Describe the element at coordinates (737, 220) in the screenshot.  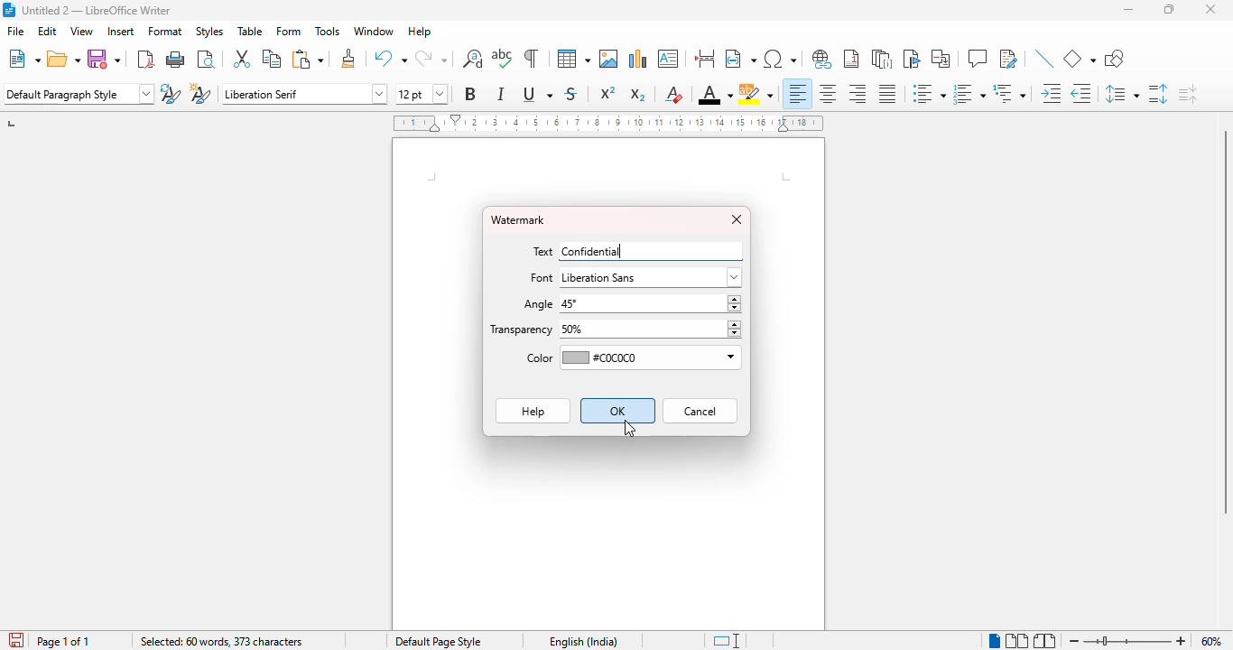
I see `close` at that location.